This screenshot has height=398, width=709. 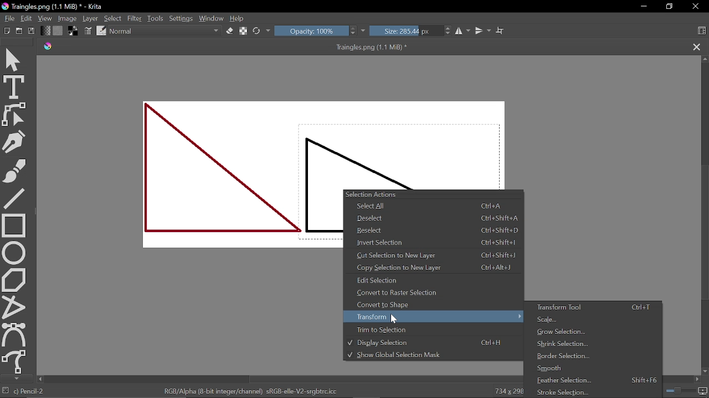 I want to click on Transform tool, so click(x=592, y=308).